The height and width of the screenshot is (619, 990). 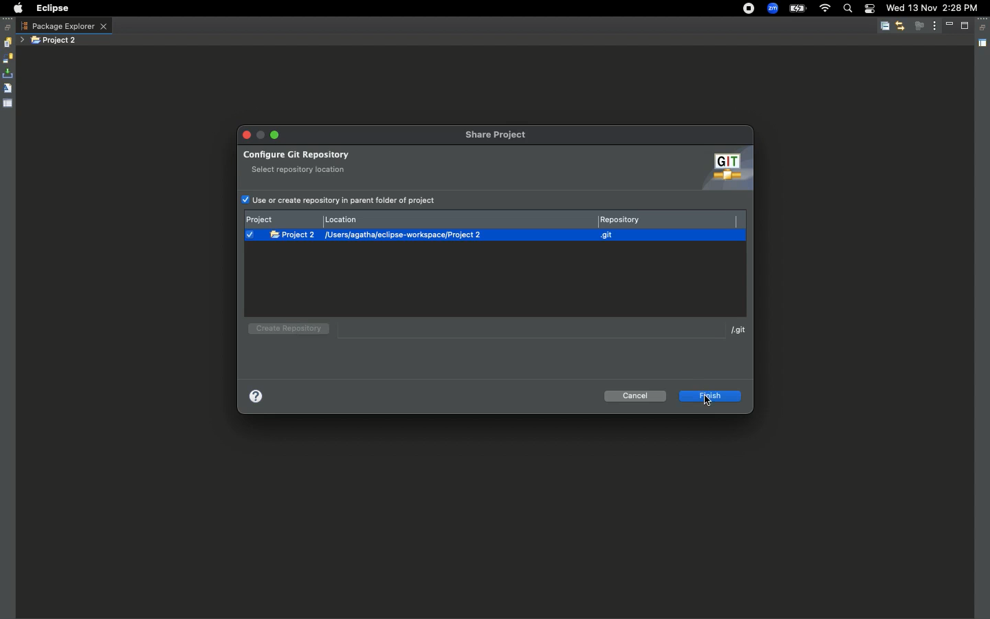 What do you see at coordinates (8, 89) in the screenshot?
I see `Git reflog` at bounding box center [8, 89].